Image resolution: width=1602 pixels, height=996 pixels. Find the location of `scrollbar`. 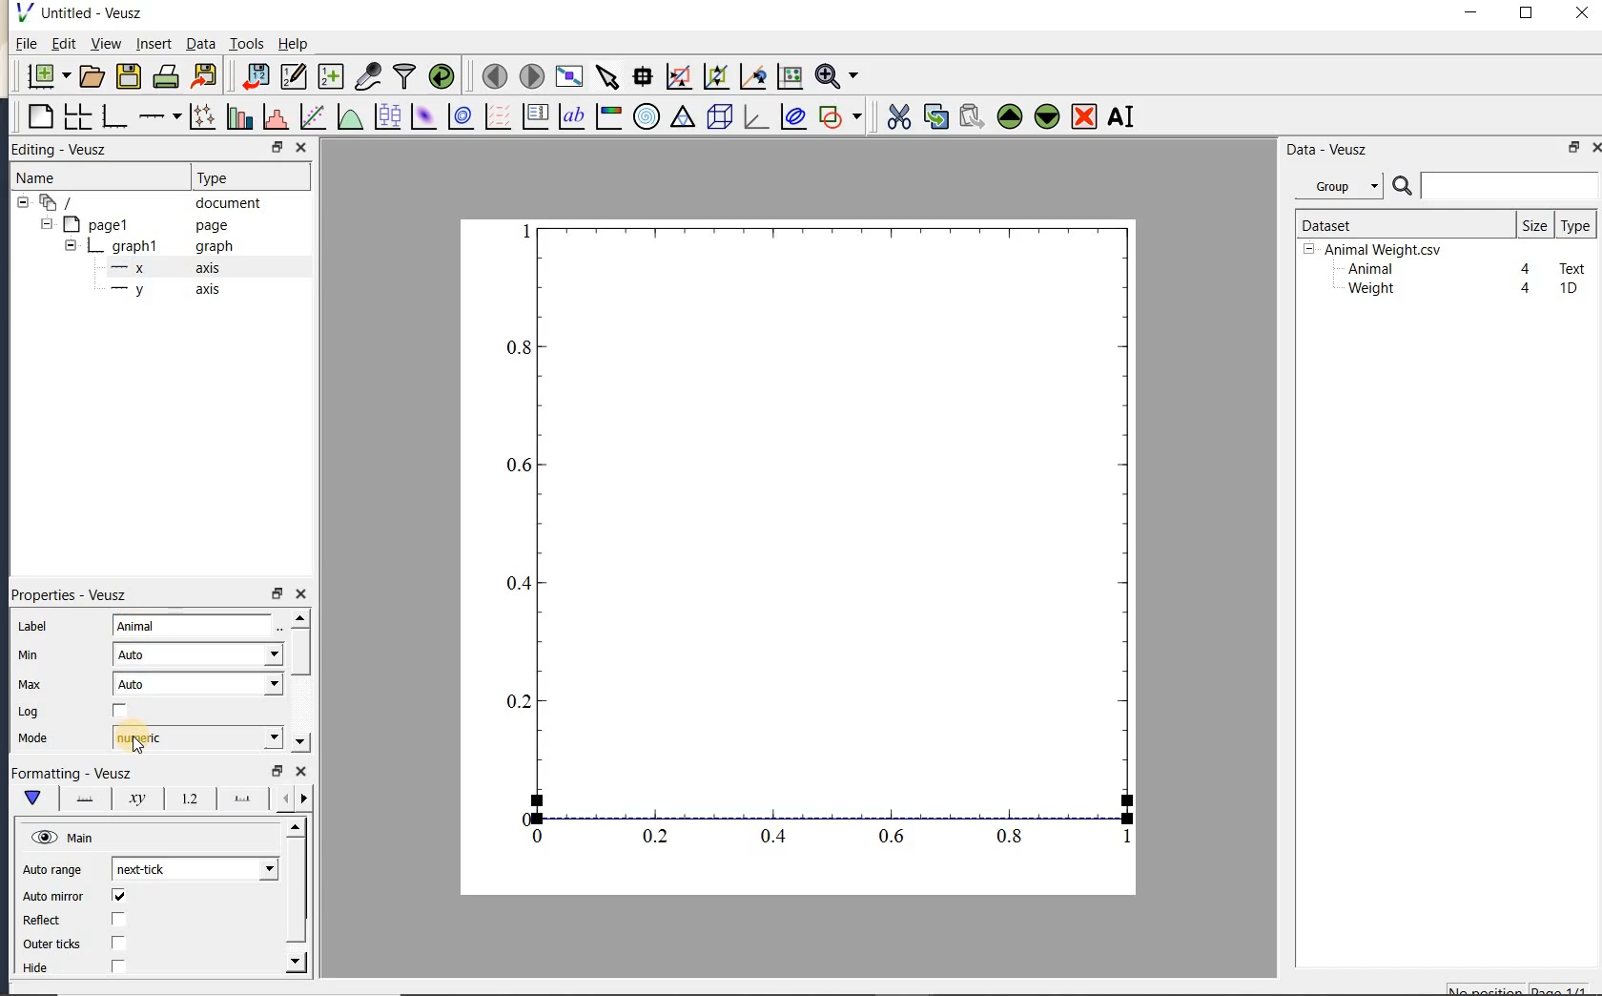

scrollbar is located at coordinates (297, 896).